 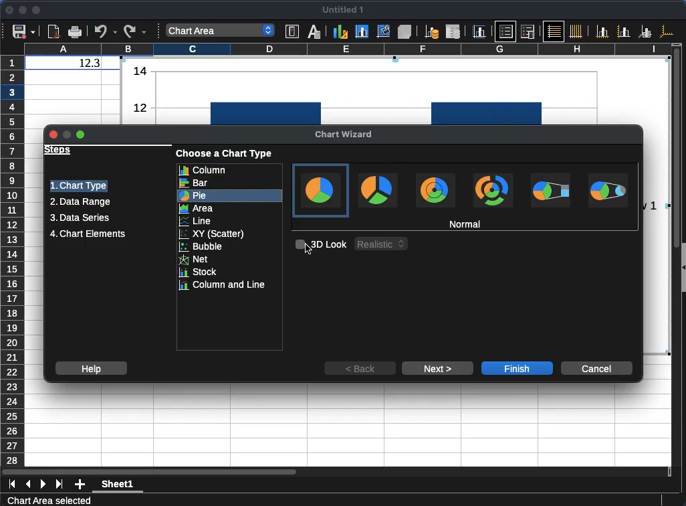 I want to click on next, so click(x=438, y=368).